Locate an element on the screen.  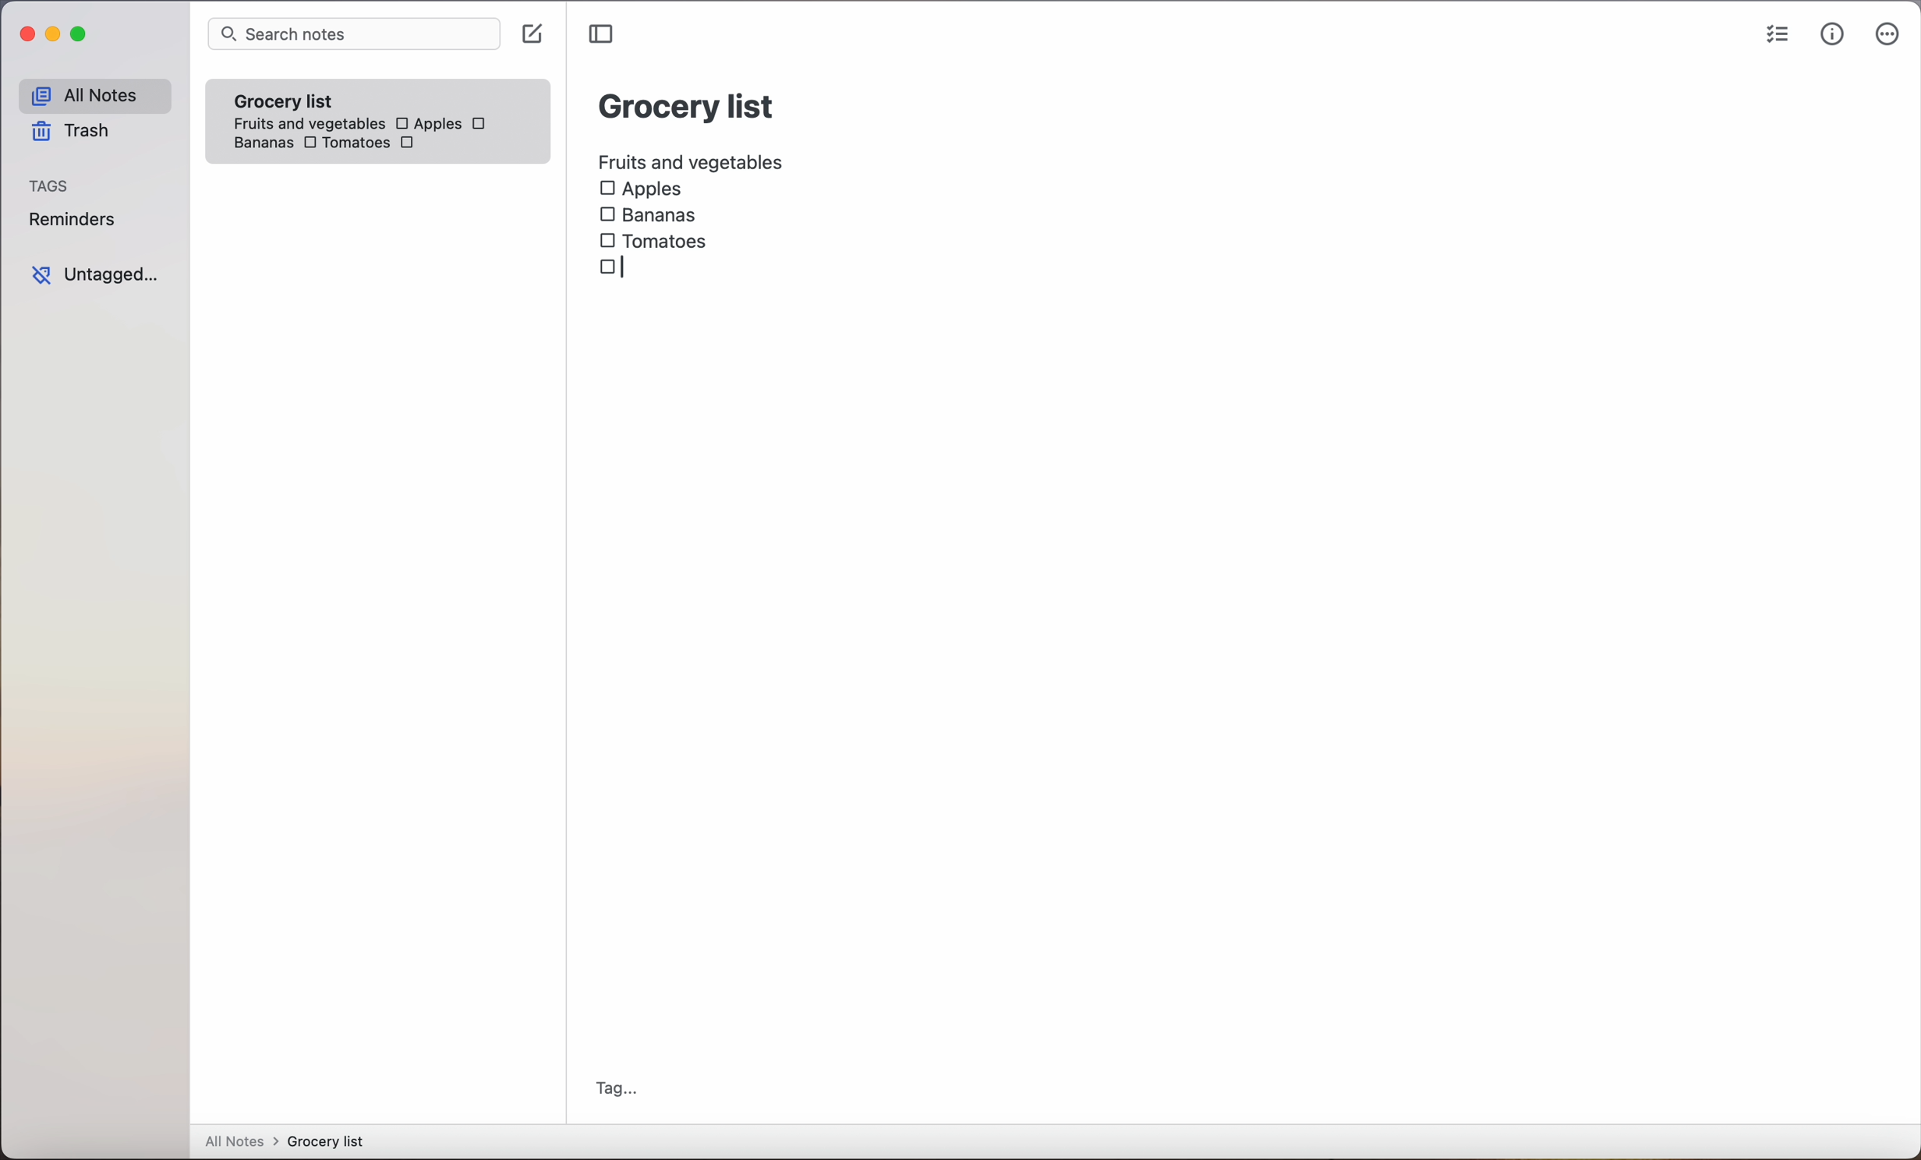
close Simplenote is located at coordinates (27, 35).